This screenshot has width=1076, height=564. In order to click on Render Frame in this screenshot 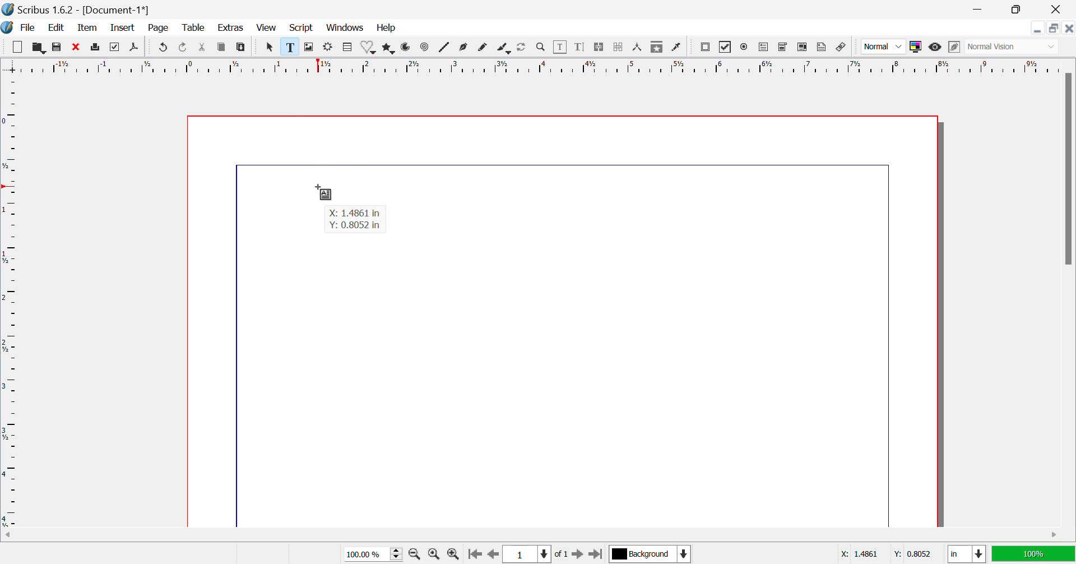, I will do `click(330, 47)`.